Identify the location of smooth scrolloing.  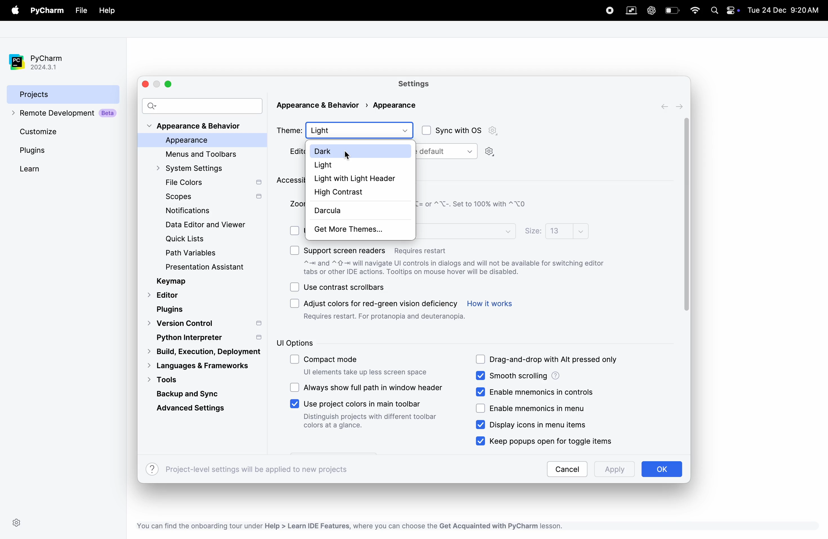
(551, 376).